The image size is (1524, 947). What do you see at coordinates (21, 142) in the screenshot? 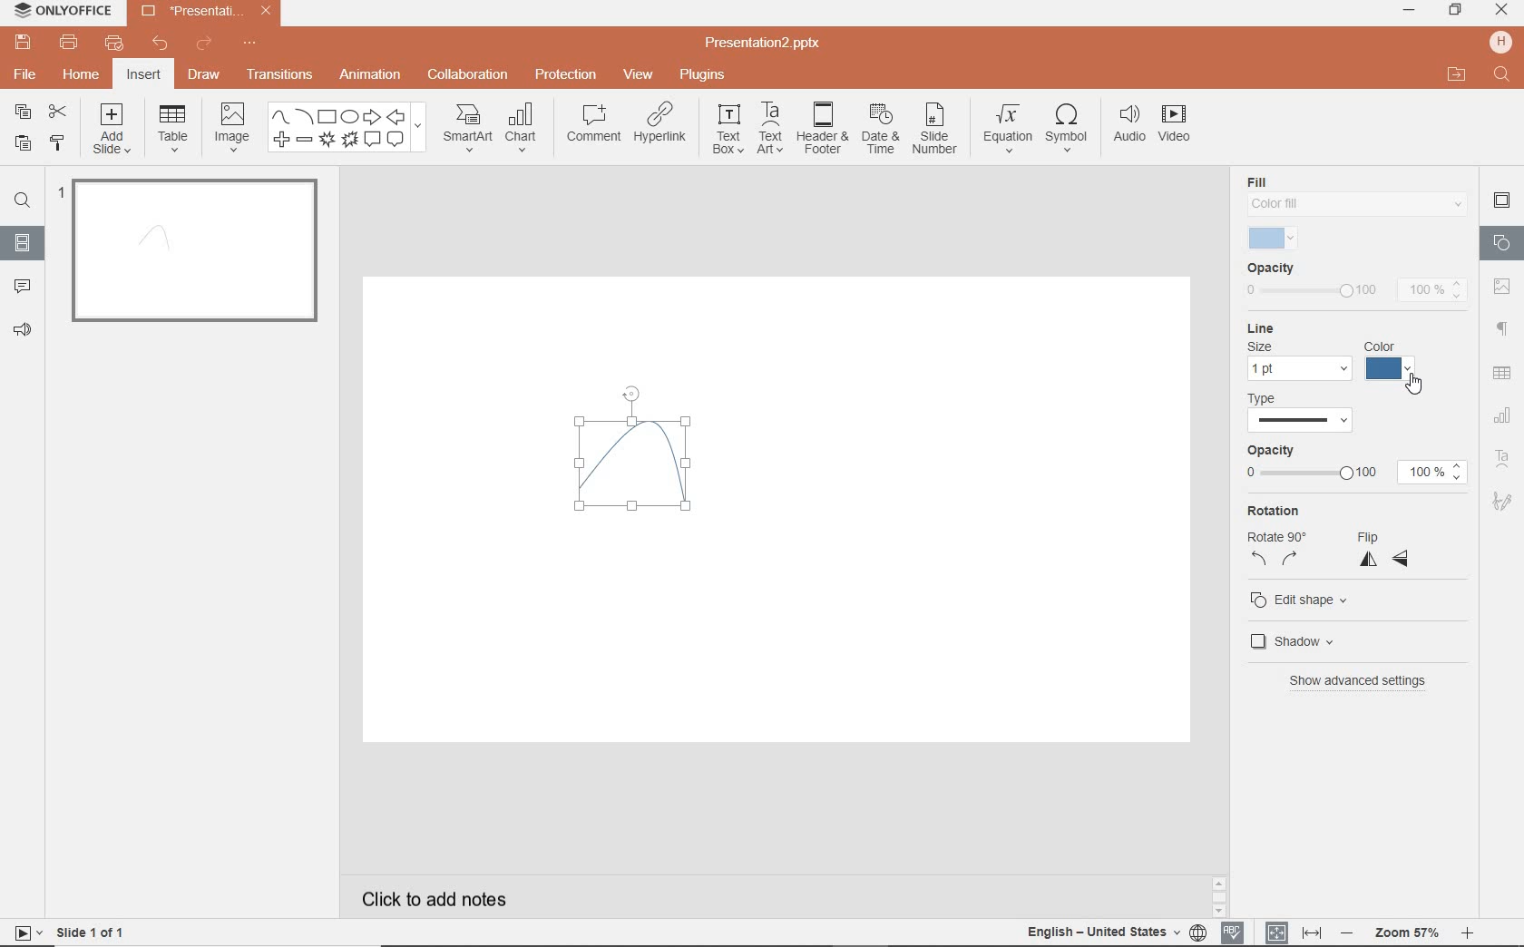
I see `PASTE` at bounding box center [21, 142].